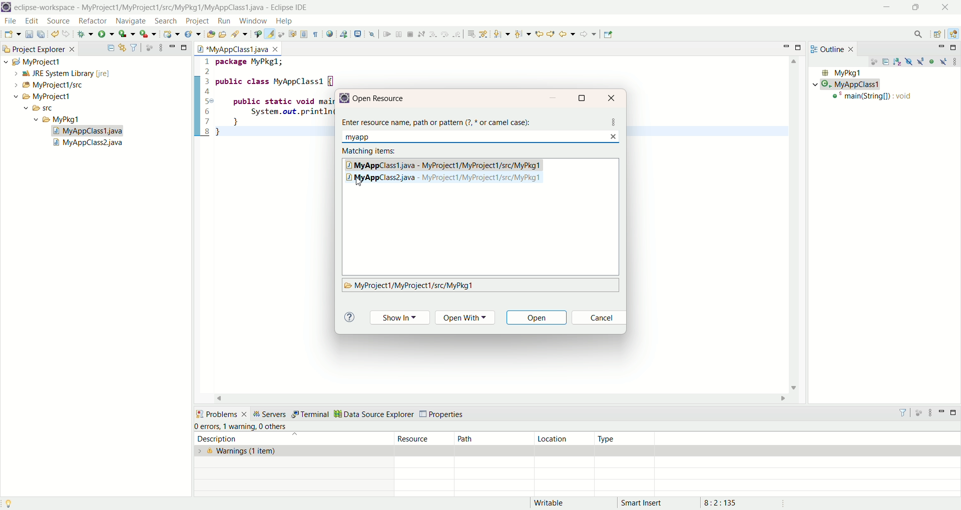  What do you see at coordinates (13, 22) in the screenshot?
I see `file` at bounding box center [13, 22].